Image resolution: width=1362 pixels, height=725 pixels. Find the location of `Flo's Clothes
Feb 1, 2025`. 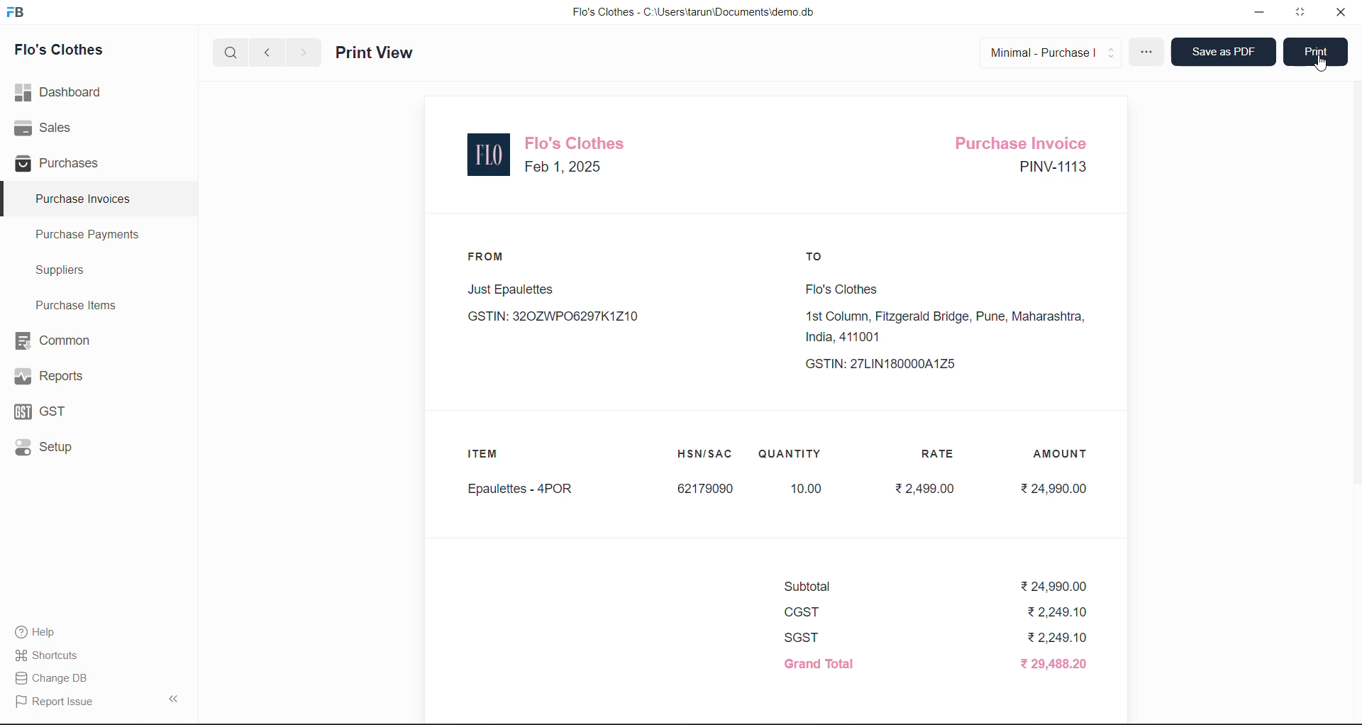

Flo's Clothes
Feb 1, 2025 is located at coordinates (579, 155).